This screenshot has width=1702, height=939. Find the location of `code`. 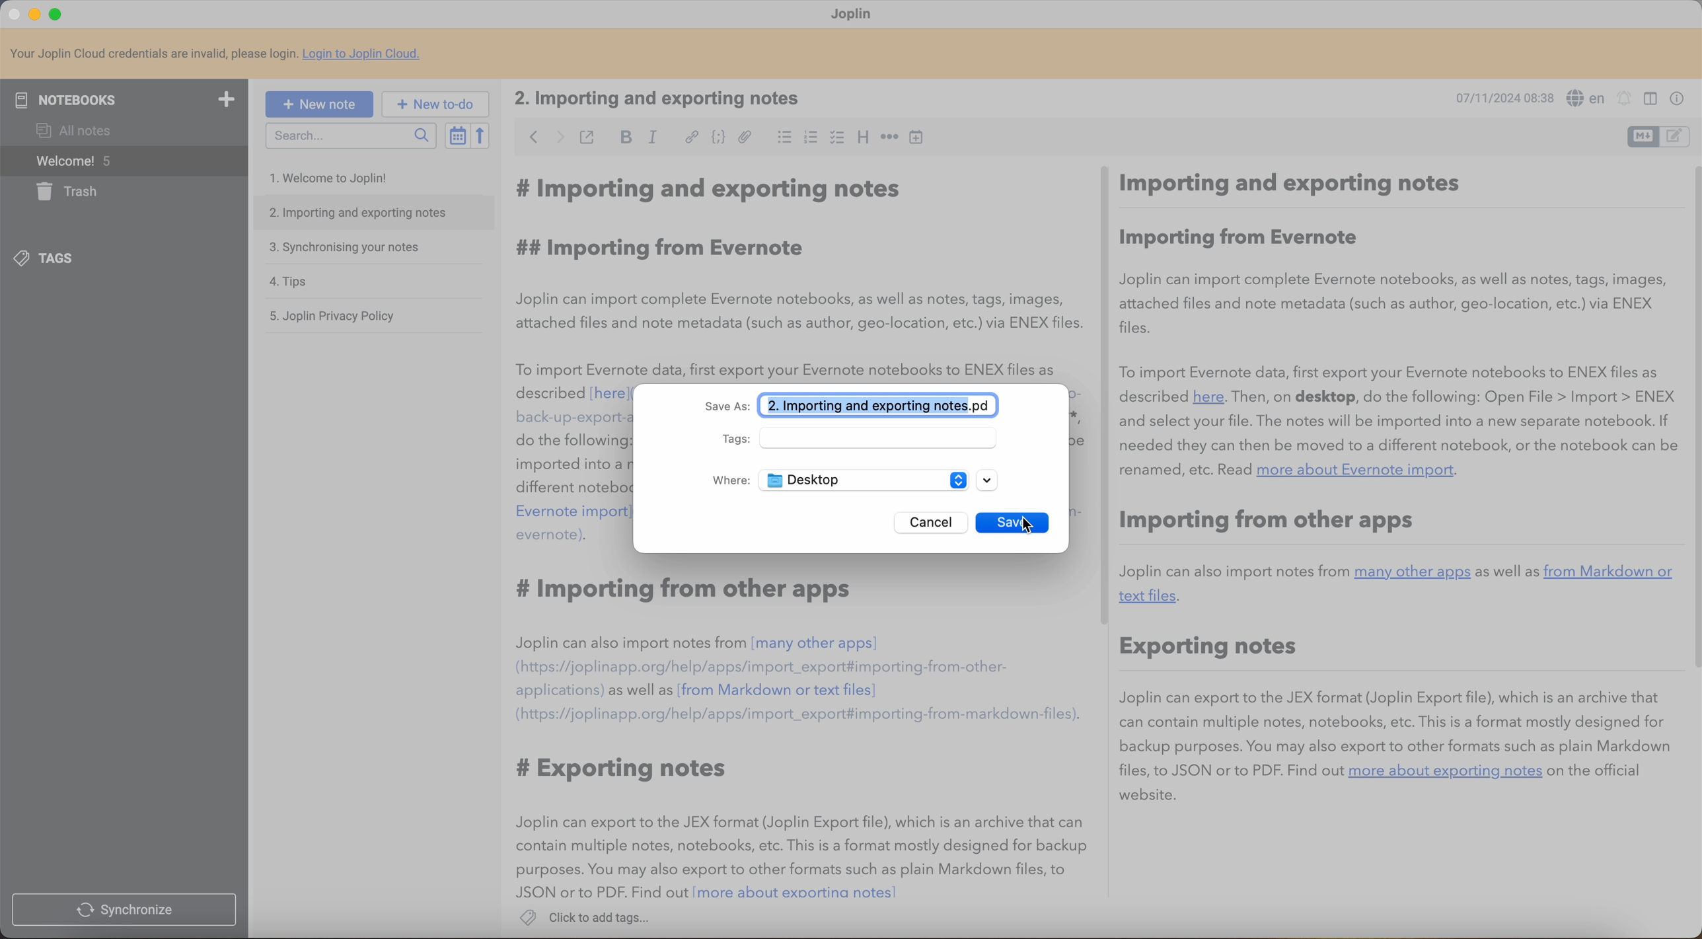

code is located at coordinates (717, 139).